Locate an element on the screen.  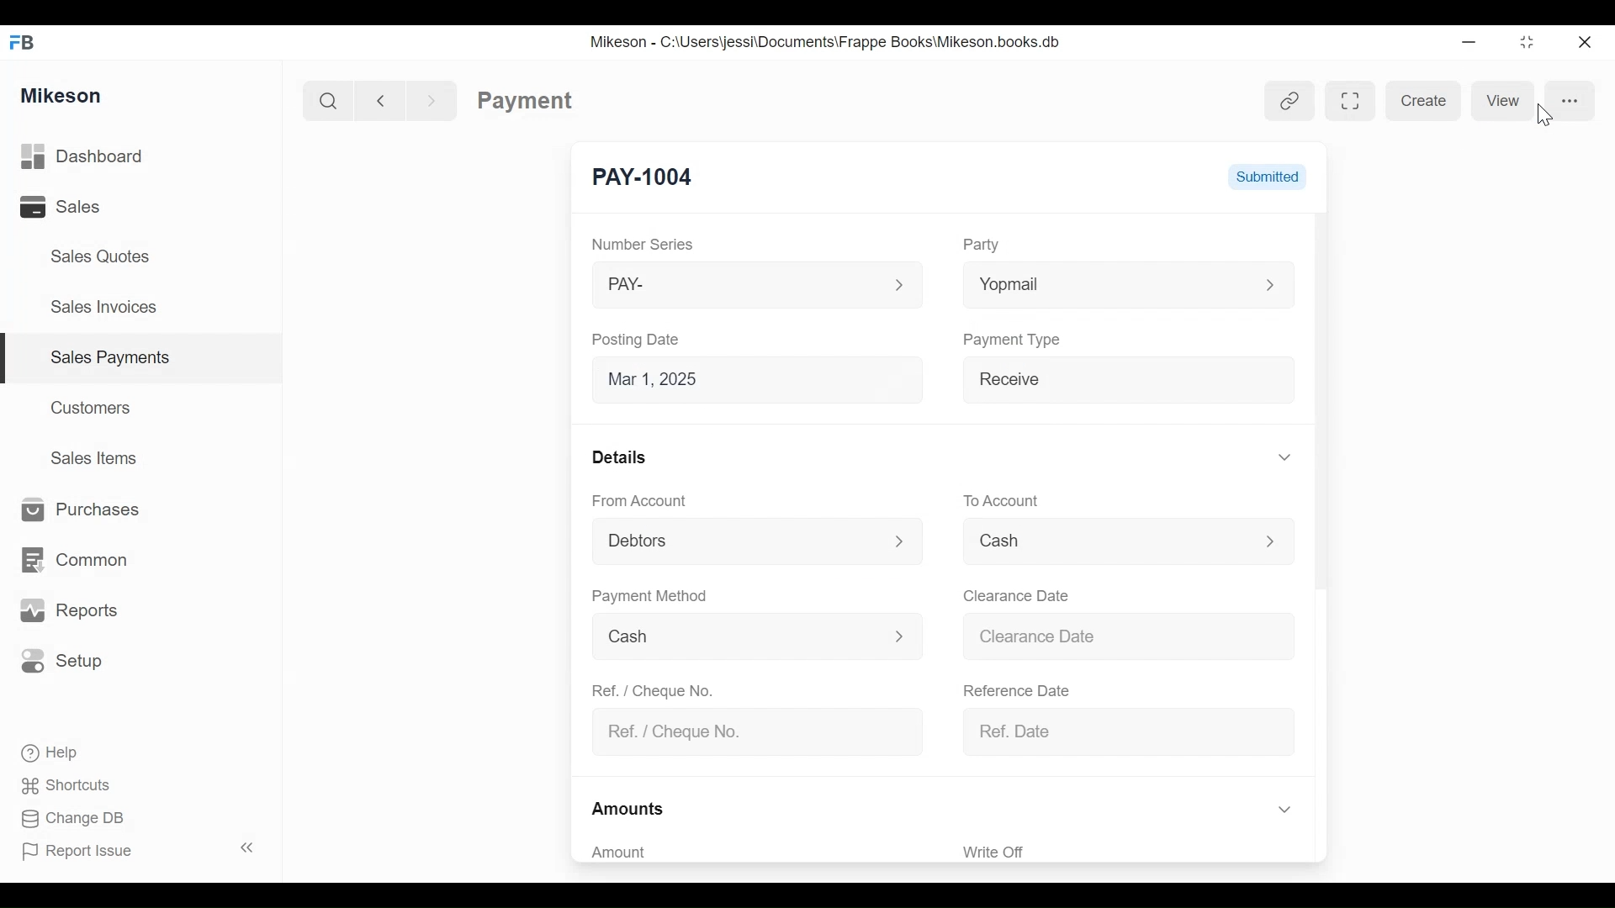
From Account is located at coordinates (643, 500).